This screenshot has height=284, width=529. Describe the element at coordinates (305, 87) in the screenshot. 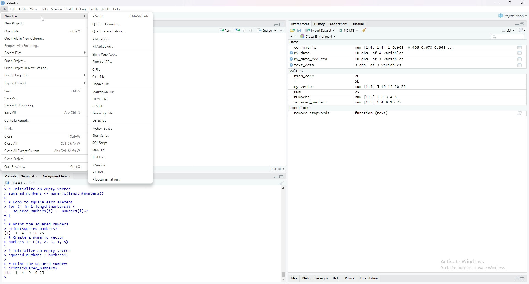

I see `my_vector` at that location.